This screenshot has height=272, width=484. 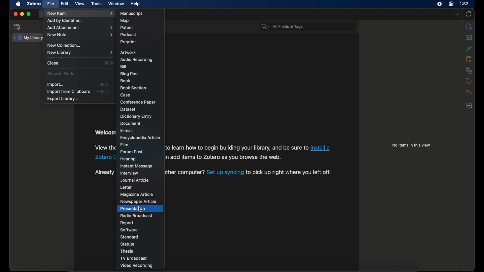 What do you see at coordinates (128, 35) in the screenshot?
I see `podcast` at bounding box center [128, 35].